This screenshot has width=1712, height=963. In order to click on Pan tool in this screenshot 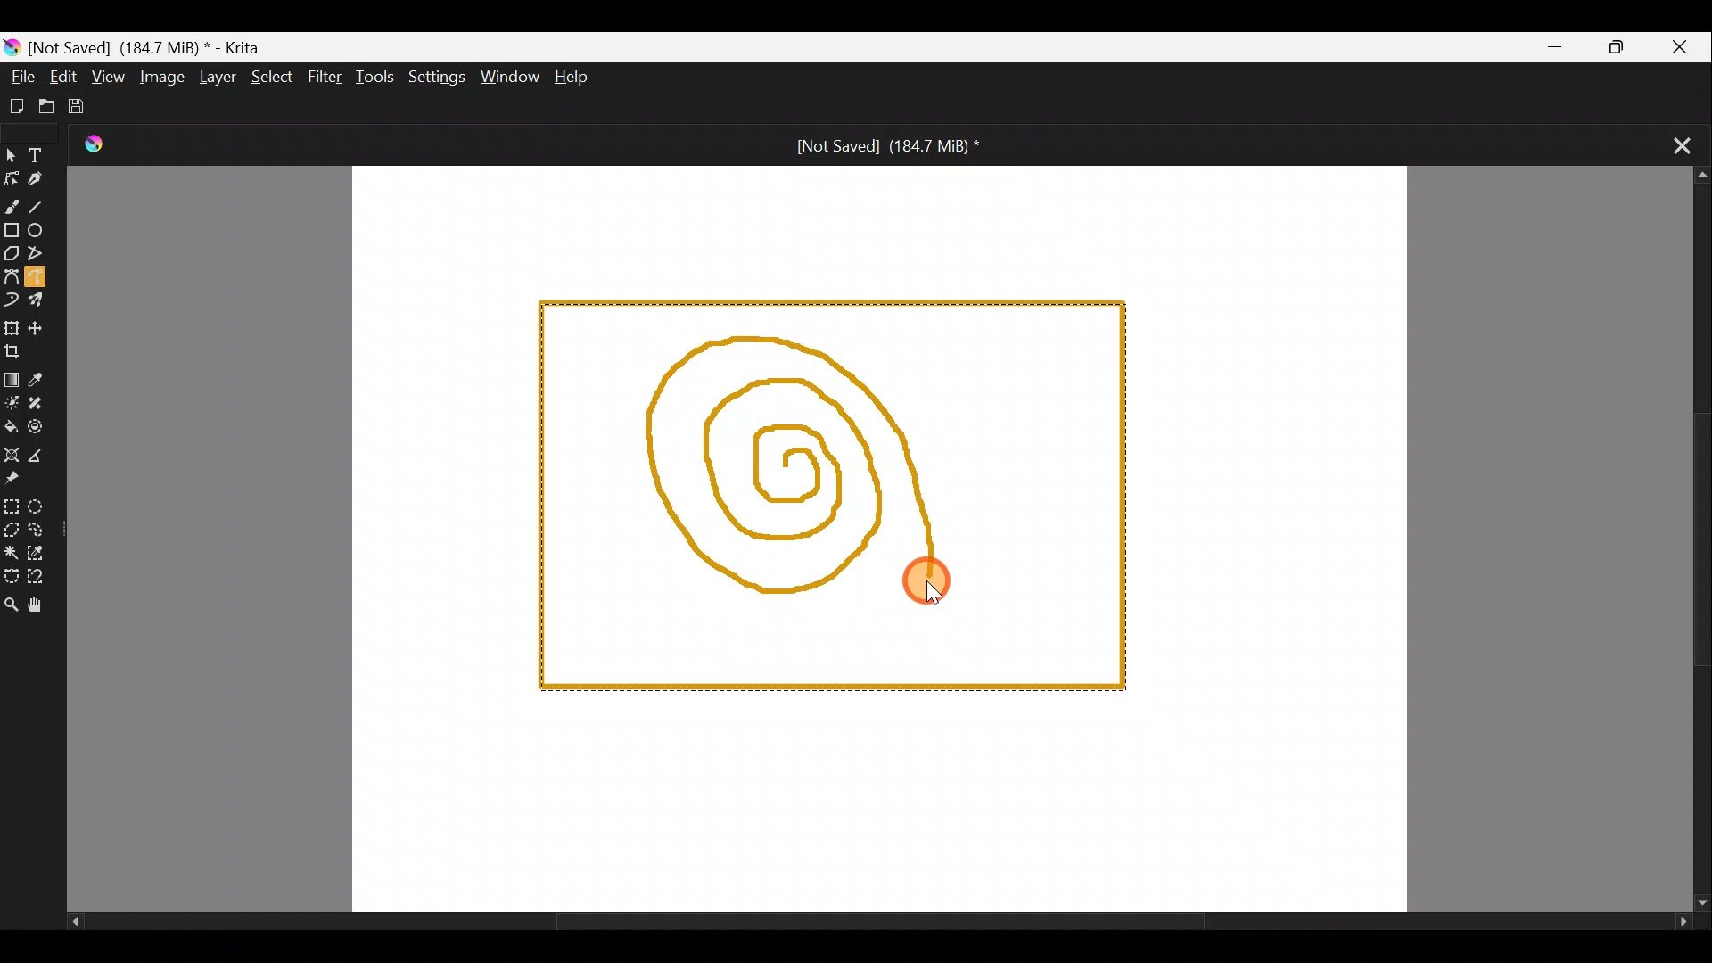, I will do `click(45, 607)`.